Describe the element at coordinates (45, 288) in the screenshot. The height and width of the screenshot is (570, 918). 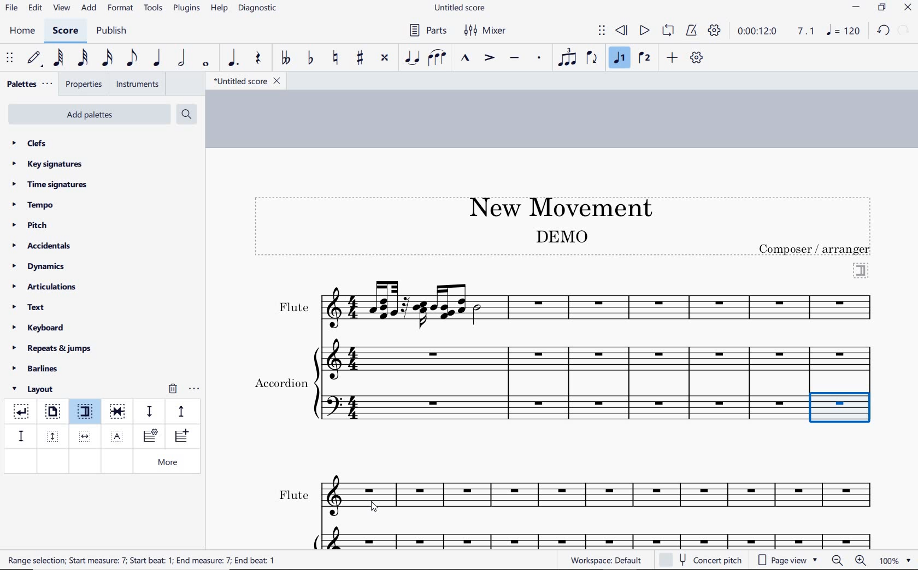
I see `articulations` at that location.